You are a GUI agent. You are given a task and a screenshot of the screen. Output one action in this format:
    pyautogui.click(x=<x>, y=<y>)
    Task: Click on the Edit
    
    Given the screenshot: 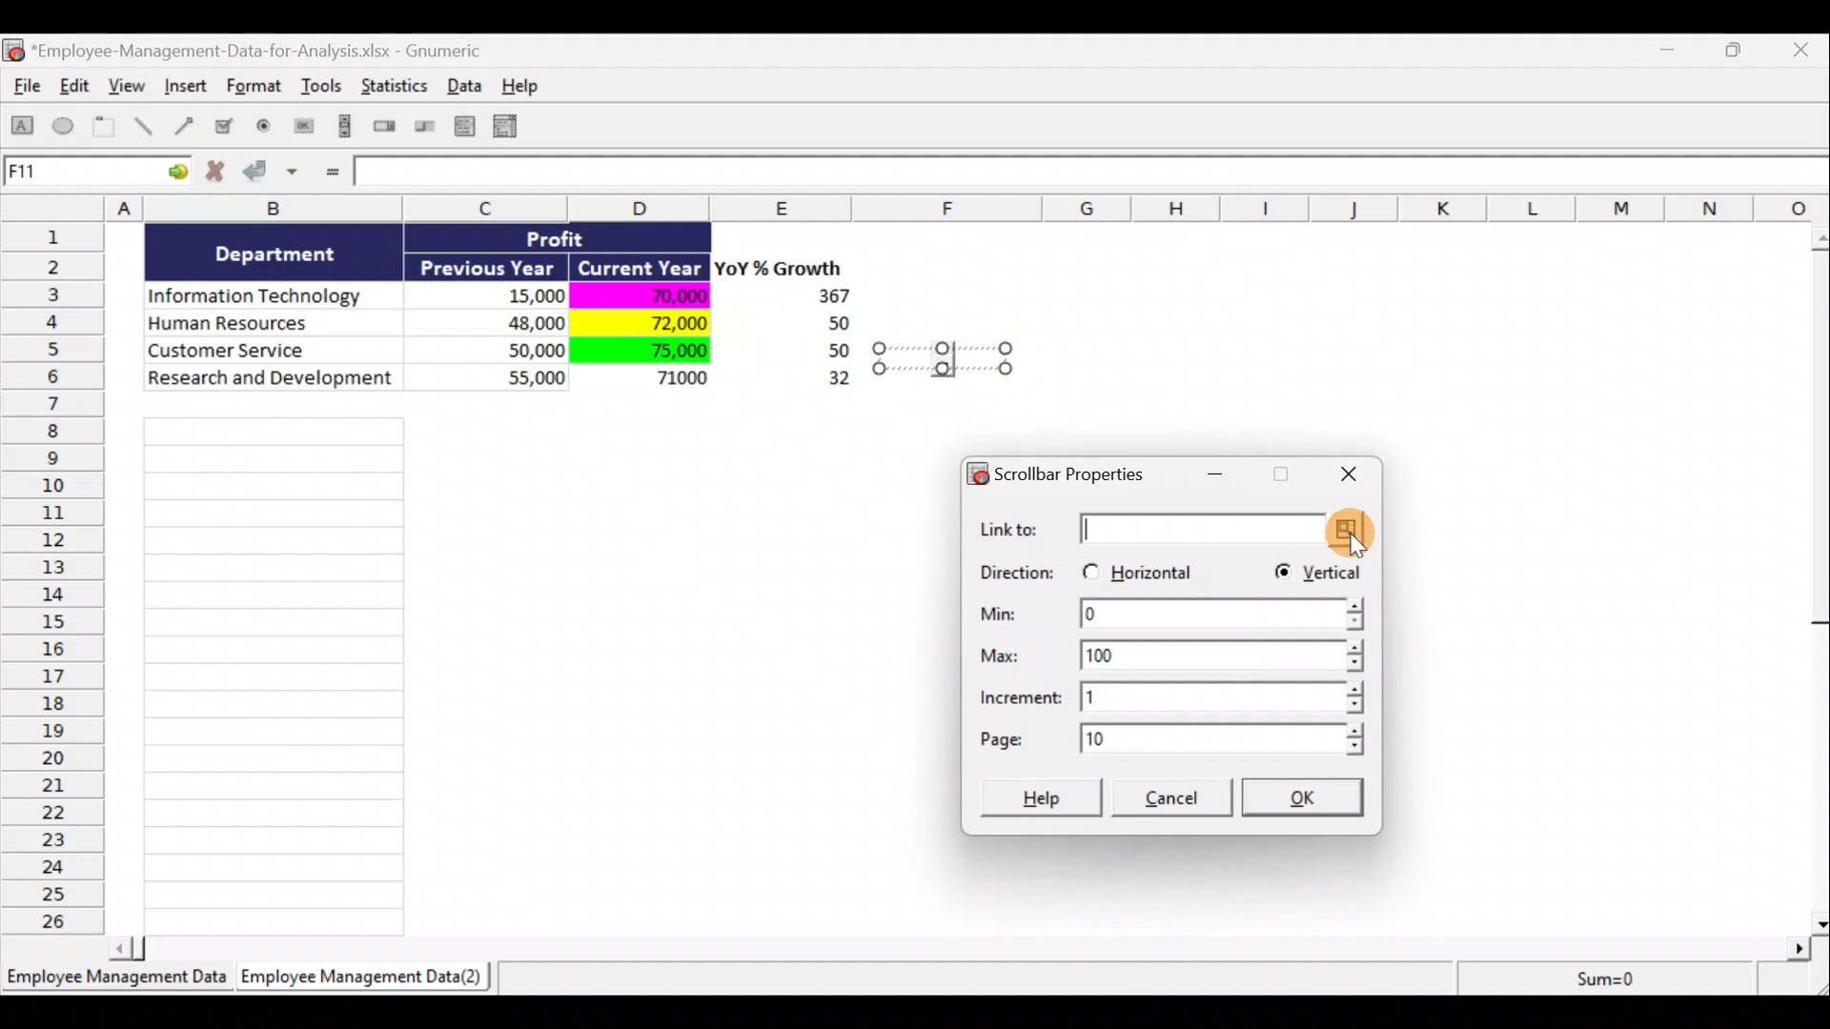 What is the action you would take?
    pyautogui.click(x=76, y=88)
    